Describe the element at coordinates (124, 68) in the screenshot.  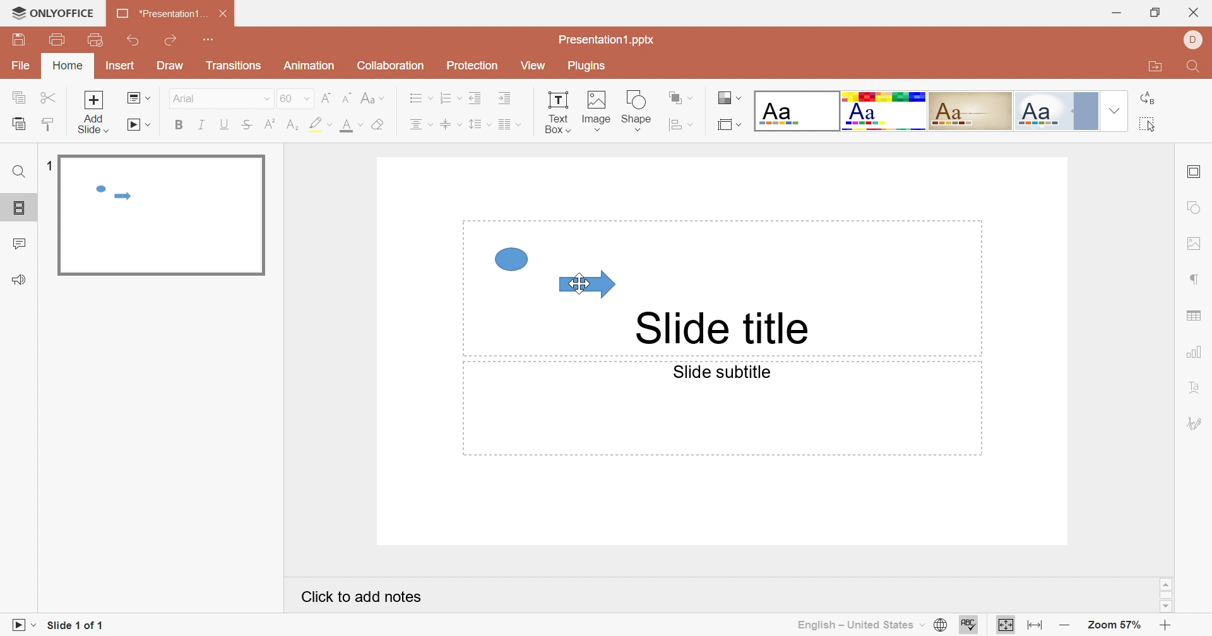
I see `Insert` at that location.